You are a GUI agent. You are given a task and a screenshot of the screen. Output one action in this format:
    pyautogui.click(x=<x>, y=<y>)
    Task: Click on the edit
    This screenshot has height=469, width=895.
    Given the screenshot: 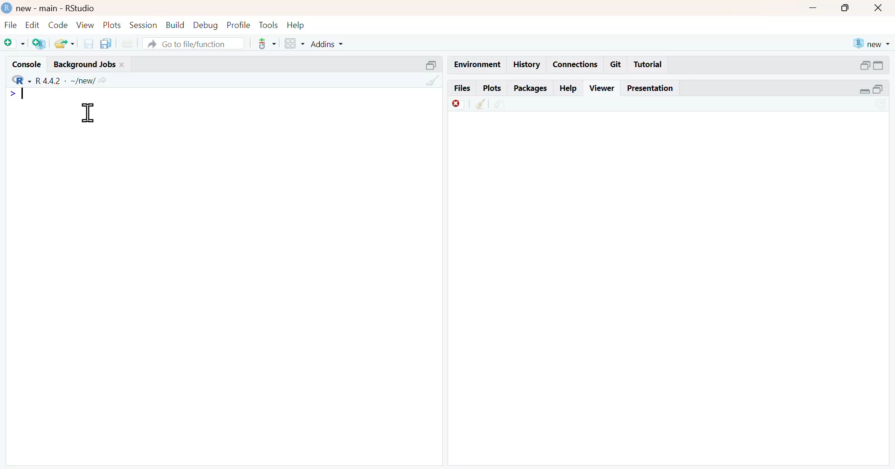 What is the action you would take?
    pyautogui.click(x=30, y=25)
    